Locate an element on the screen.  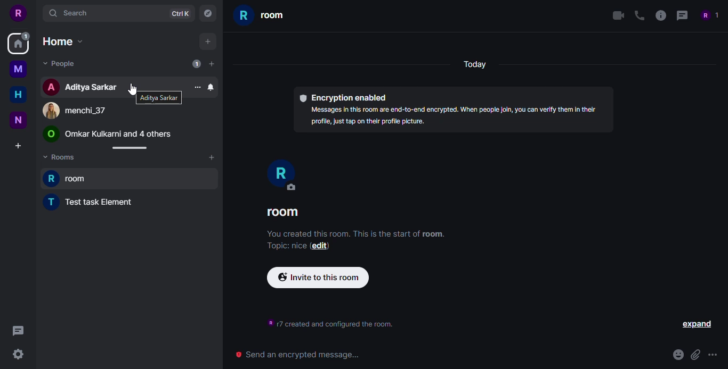
adjust is located at coordinates (127, 148).